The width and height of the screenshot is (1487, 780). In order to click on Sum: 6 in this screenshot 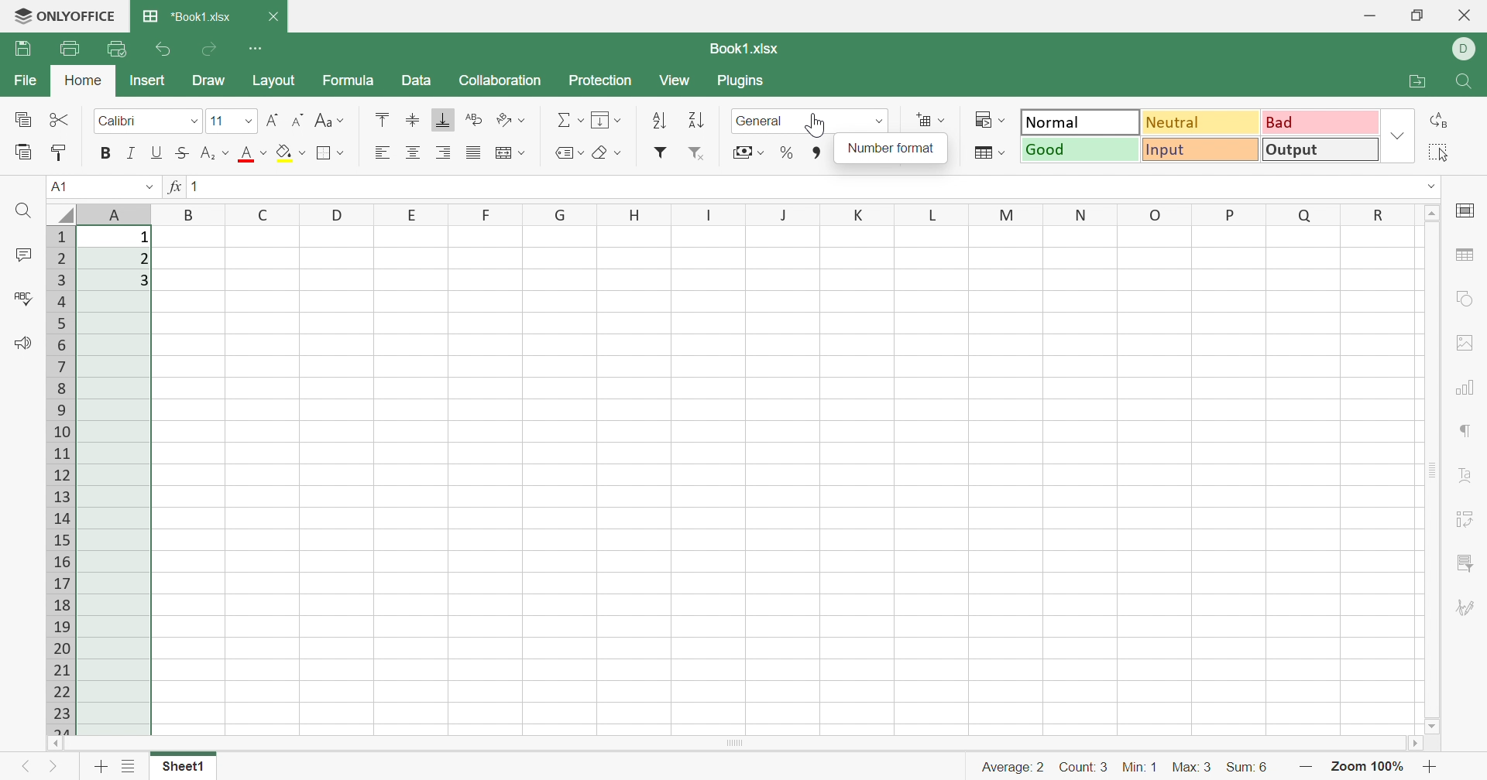, I will do `click(1246, 768)`.